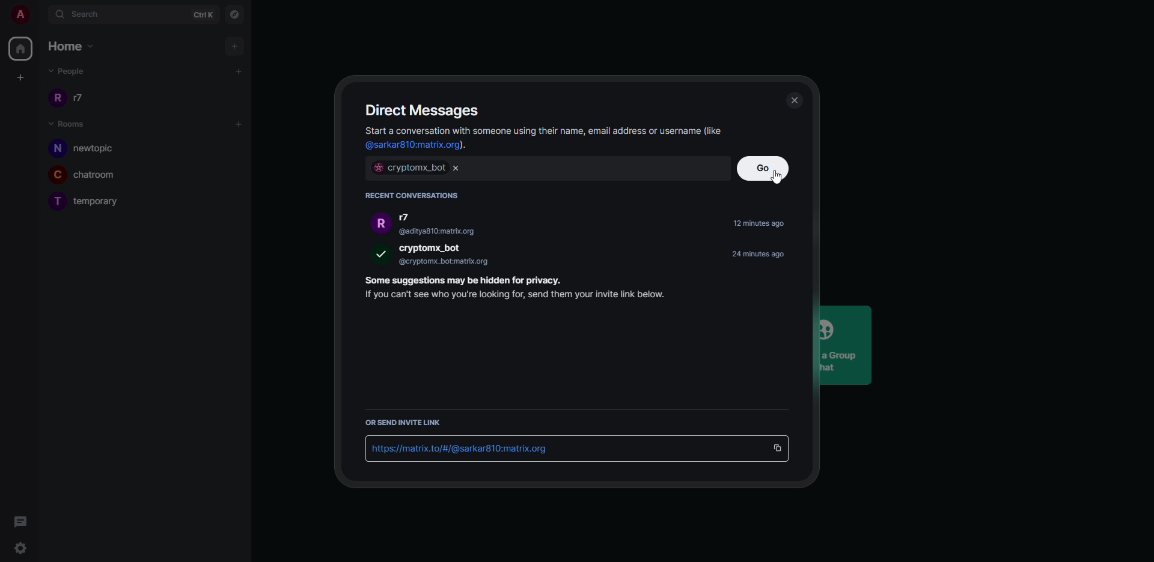 Image resolution: width=1154 pixels, height=562 pixels. What do you see at coordinates (203, 15) in the screenshot?
I see `ctrlK` at bounding box center [203, 15].